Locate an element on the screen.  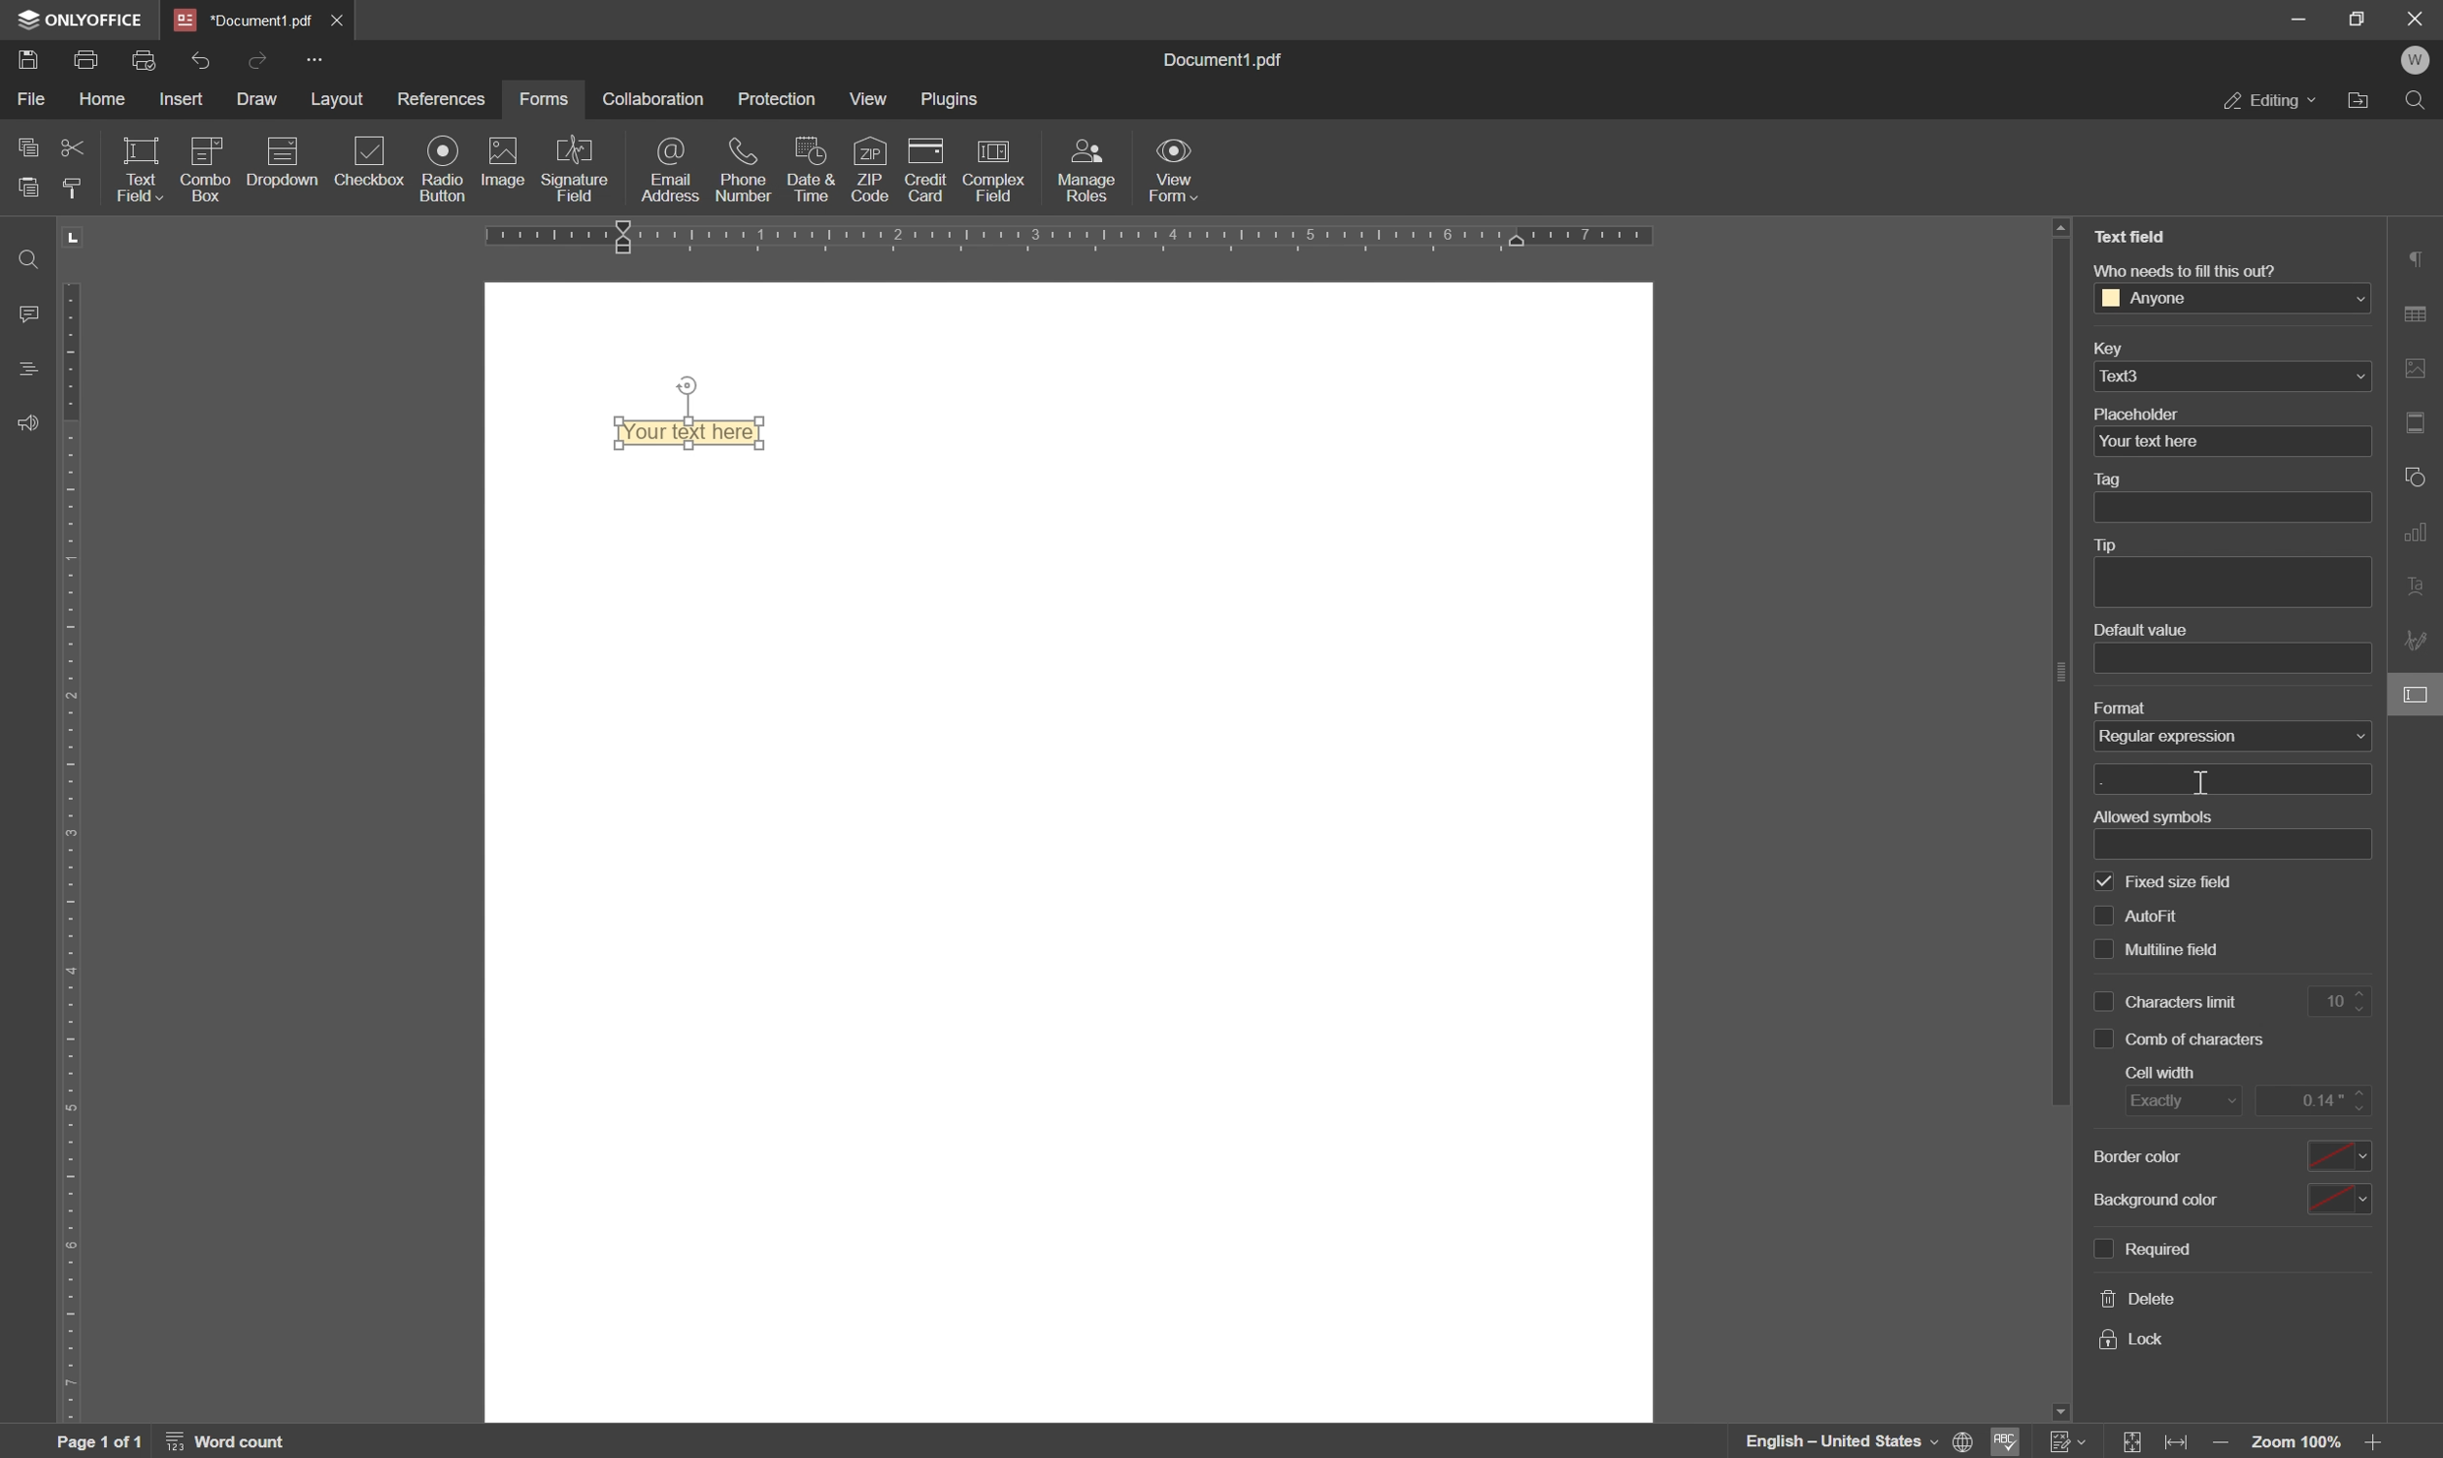
select border color is located at coordinates (2342, 1151).